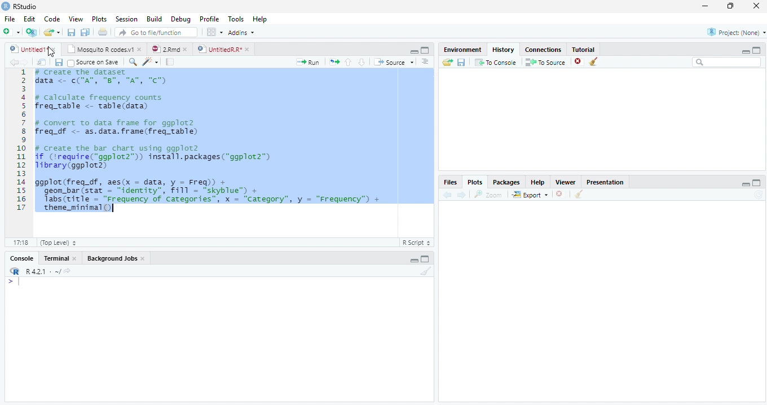  I want to click on New file, so click(11, 32).